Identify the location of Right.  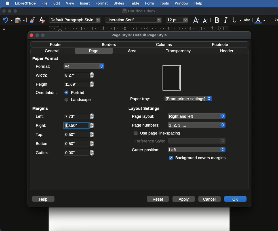
(64, 126).